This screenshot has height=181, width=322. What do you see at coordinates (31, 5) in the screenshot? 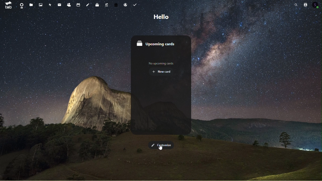
I see `Files` at bounding box center [31, 5].